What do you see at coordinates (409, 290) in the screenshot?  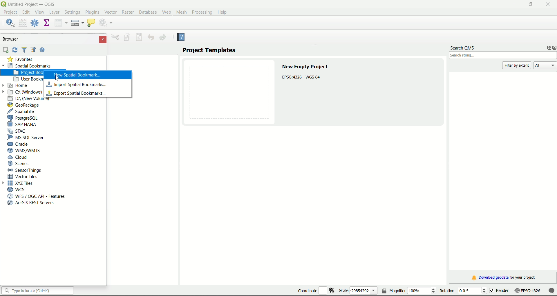 I see `magnifier` at bounding box center [409, 290].